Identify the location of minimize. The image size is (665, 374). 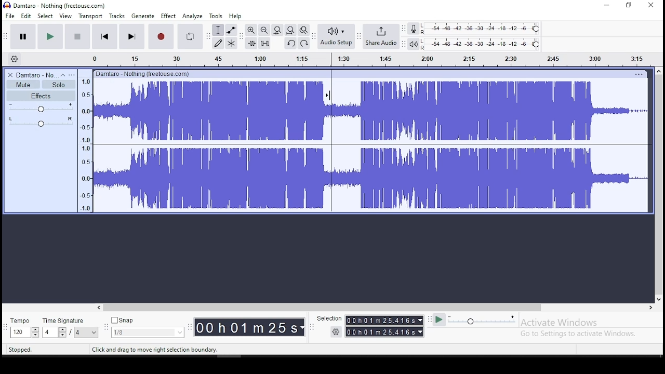
(607, 5).